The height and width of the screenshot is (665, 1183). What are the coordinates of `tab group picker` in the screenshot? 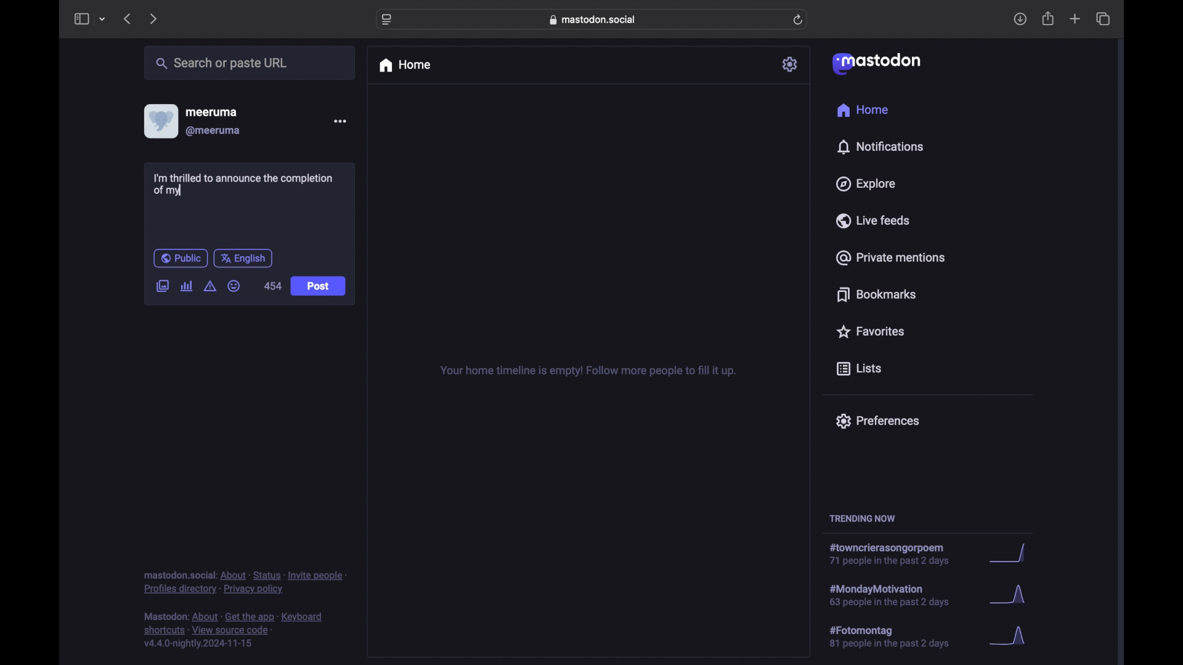 It's located at (103, 18).